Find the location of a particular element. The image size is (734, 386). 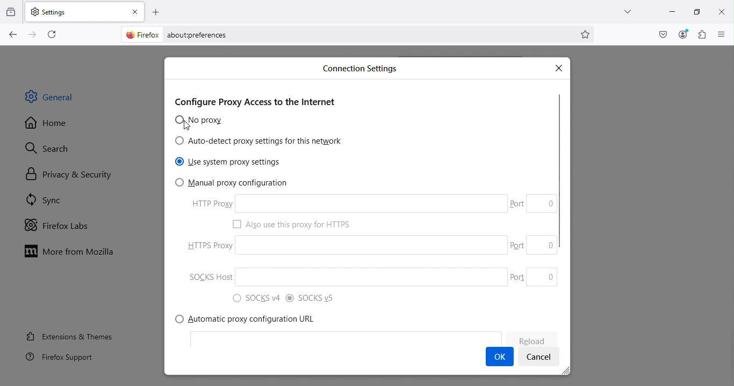

Address bar is located at coordinates (342, 33).